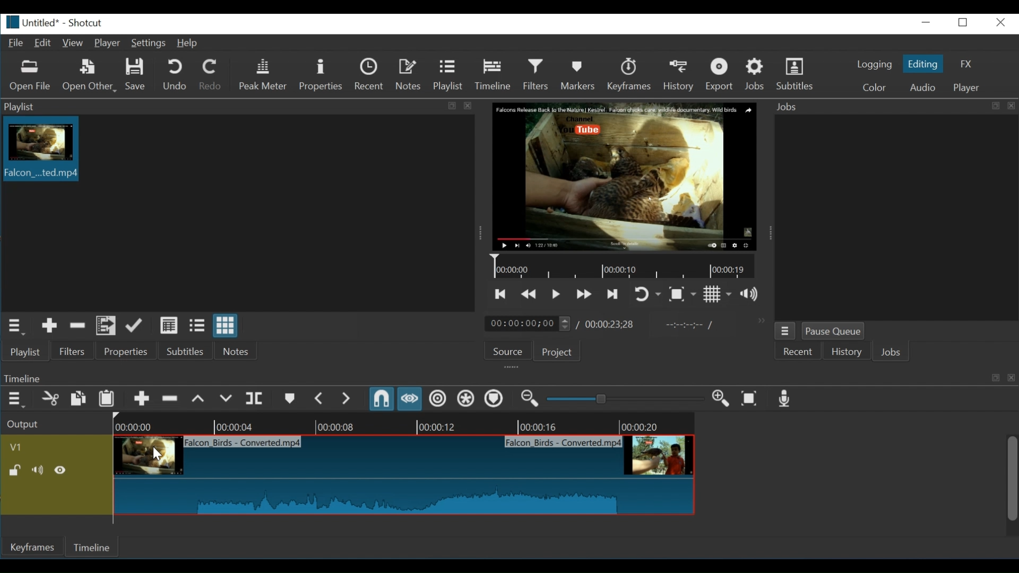  Describe the element at coordinates (536, 74) in the screenshot. I see `Filters` at that location.